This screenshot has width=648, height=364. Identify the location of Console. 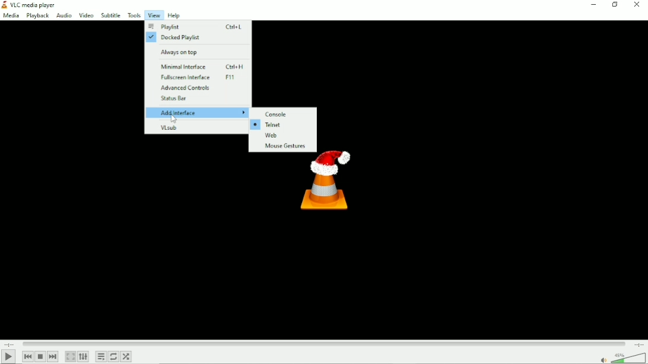
(278, 114).